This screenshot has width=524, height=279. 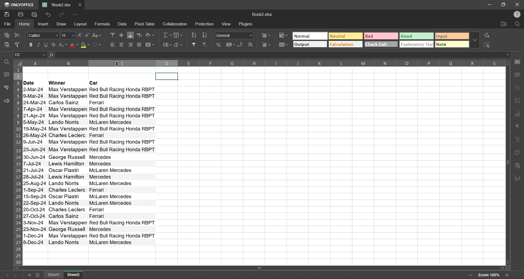 I want to click on select all, so click(x=487, y=45).